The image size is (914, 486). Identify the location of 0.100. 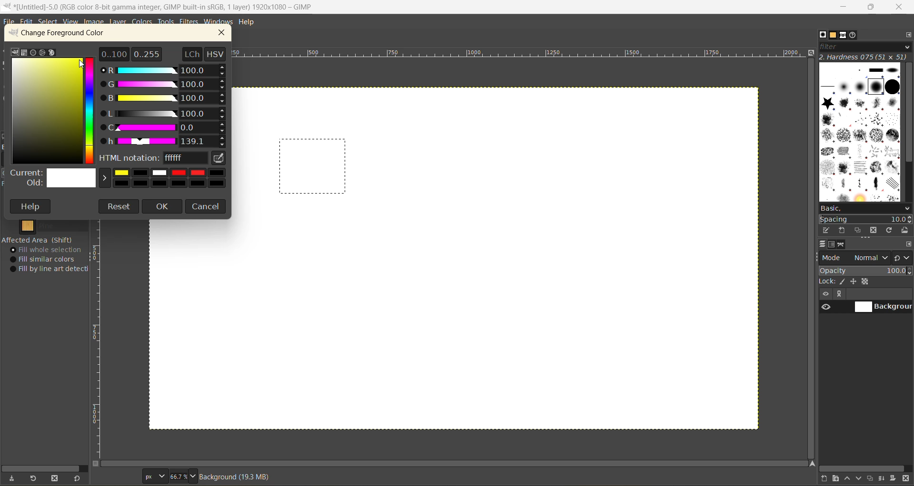
(114, 53).